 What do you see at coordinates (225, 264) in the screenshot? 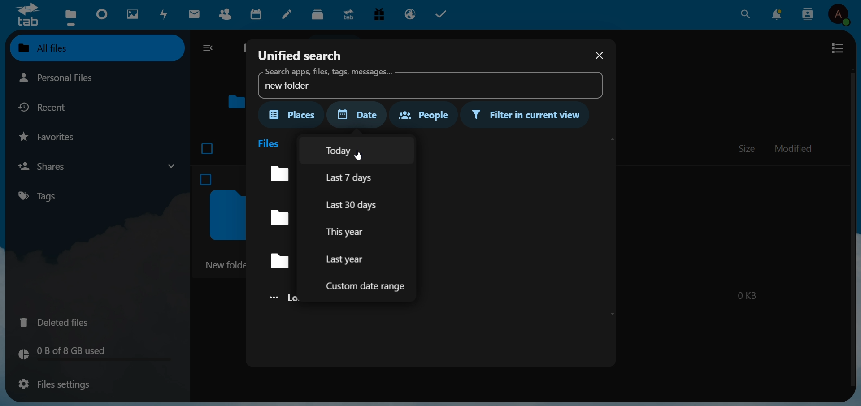
I see `new folder` at bounding box center [225, 264].